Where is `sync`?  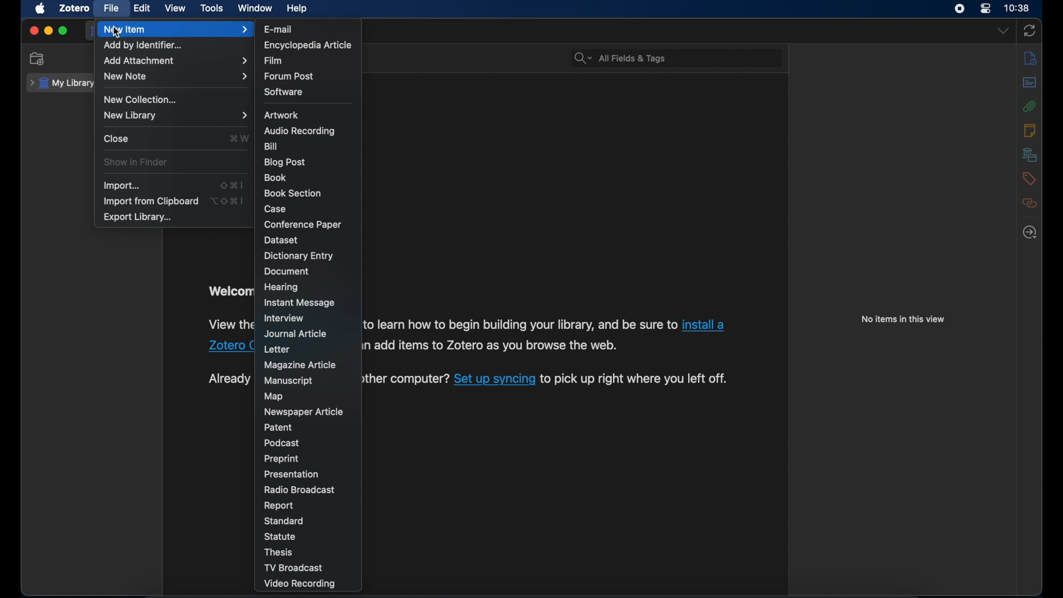
sync is located at coordinates (1030, 31).